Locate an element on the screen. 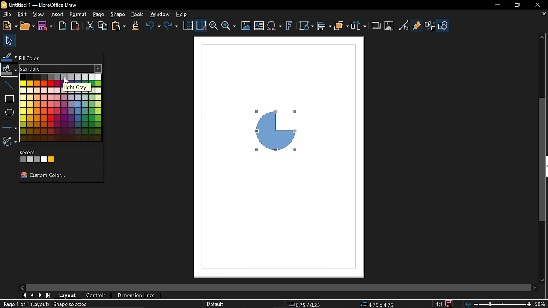 The image size is (548, 308). Export is located at coordinates (61, 26).